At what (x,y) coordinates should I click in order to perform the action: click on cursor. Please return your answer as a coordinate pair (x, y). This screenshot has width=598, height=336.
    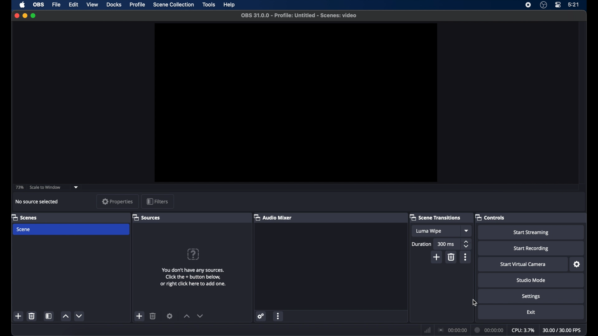
    Looking at the image, I should click on (475, 303).